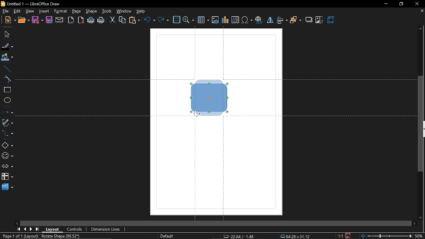 This screenshot has width=425, height=239. I want to click on align, so click(283, 21).